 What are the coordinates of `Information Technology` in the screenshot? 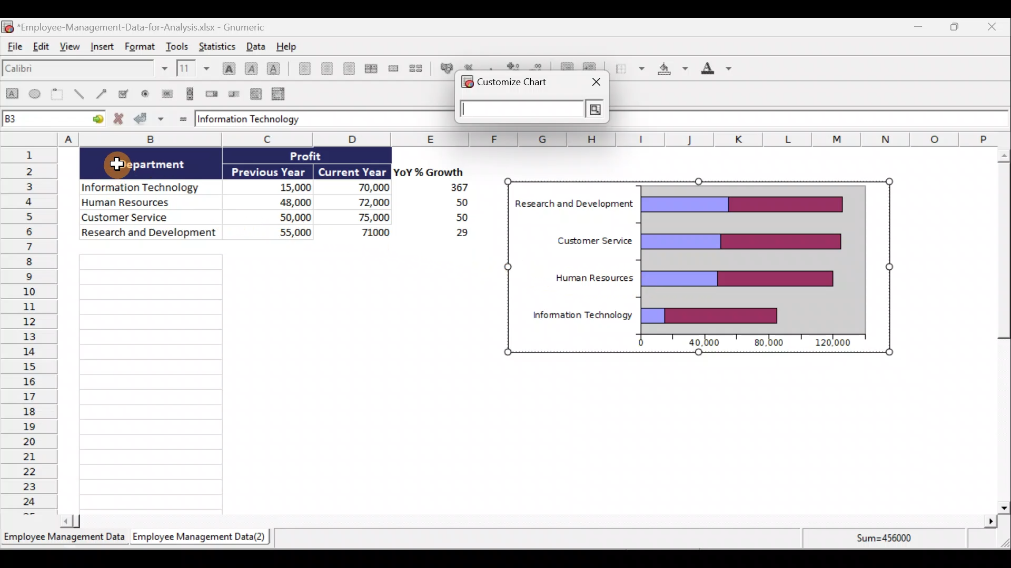 It's located at (252, 119).